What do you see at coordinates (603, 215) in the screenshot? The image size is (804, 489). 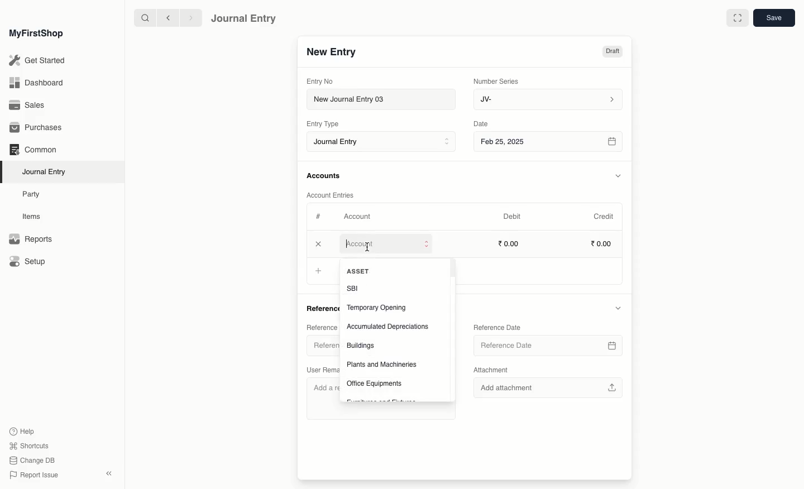 I see `Credit` at bounding box center [603, 215].